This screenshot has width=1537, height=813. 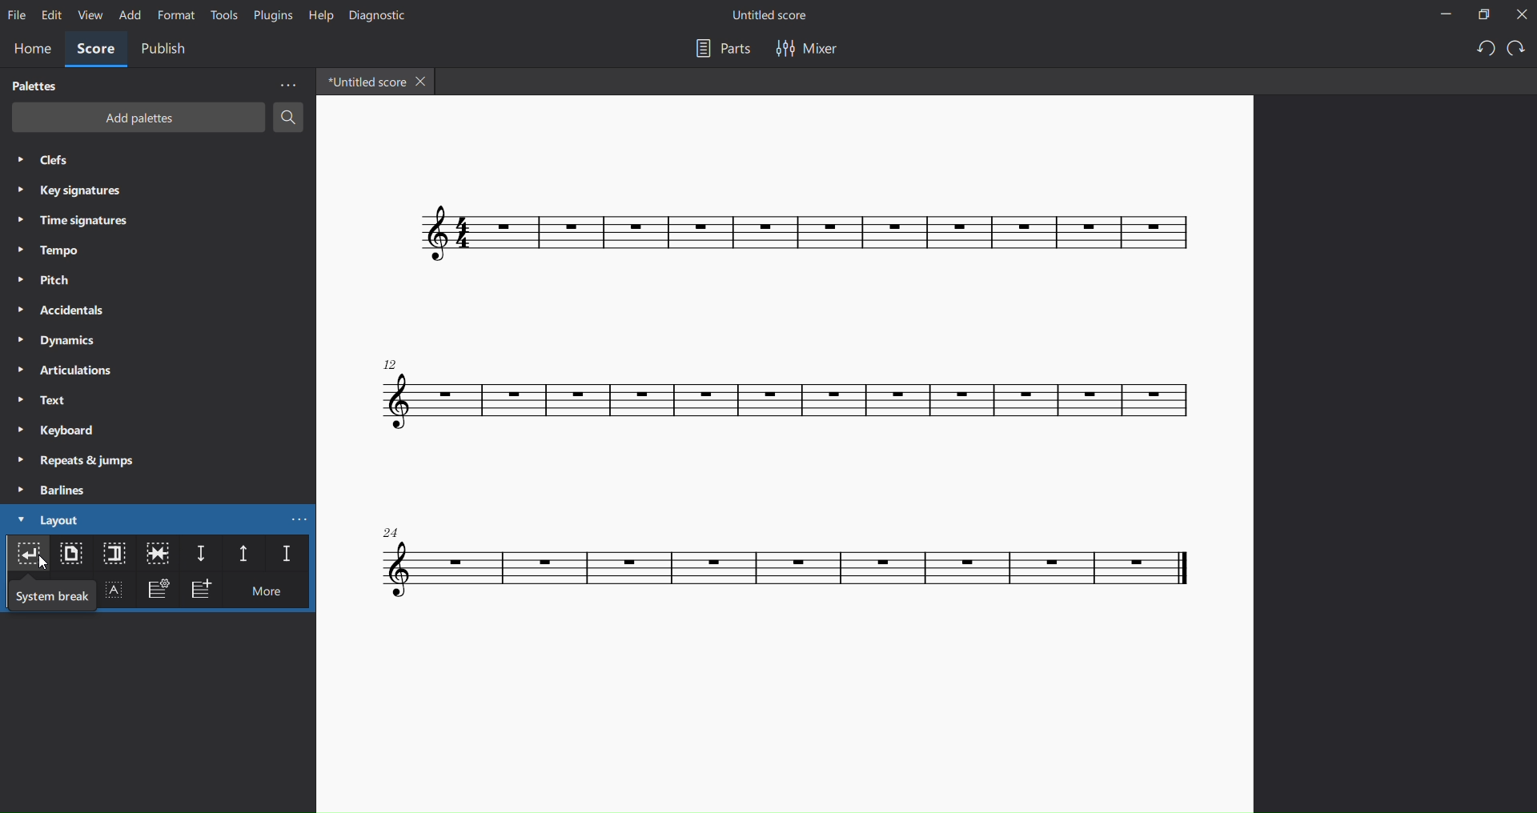 I want to click on help, so click(x=318, y=14).